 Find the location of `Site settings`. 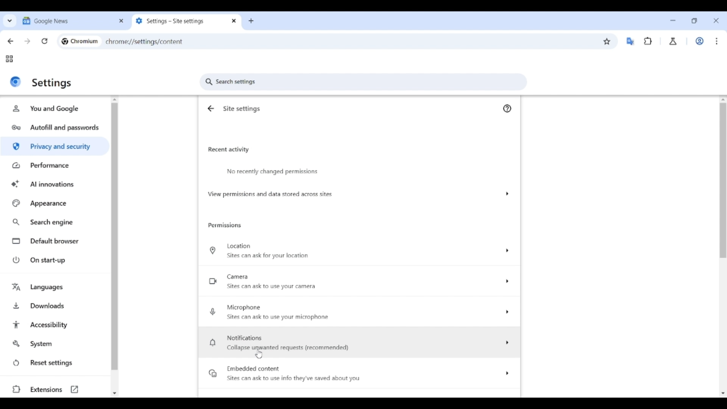

Site settings is located at coordinates (242, 109).